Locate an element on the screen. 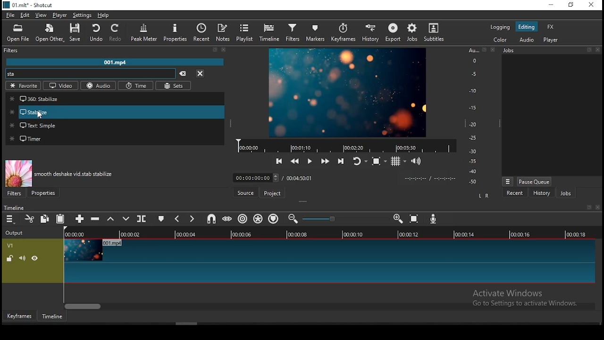  y axis is located at coordinates (471, 117).